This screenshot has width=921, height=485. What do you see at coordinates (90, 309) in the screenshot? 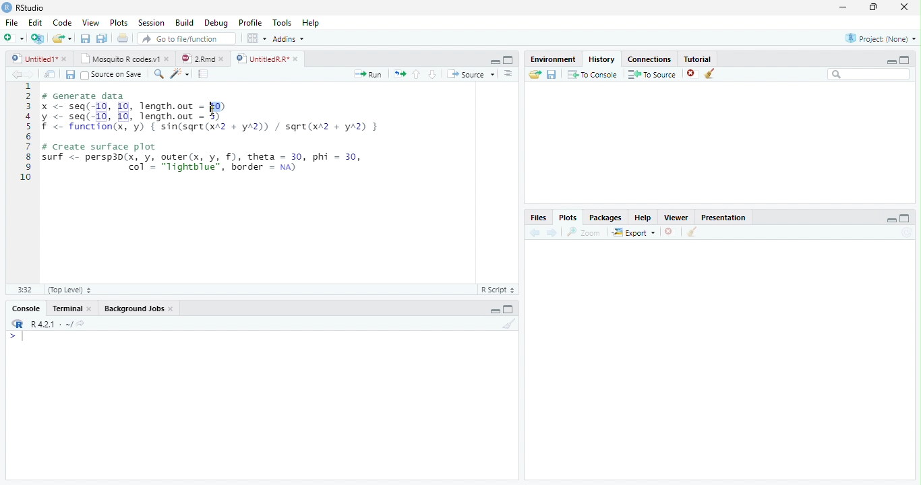
I see `Close` at bounding box center [90, 309].